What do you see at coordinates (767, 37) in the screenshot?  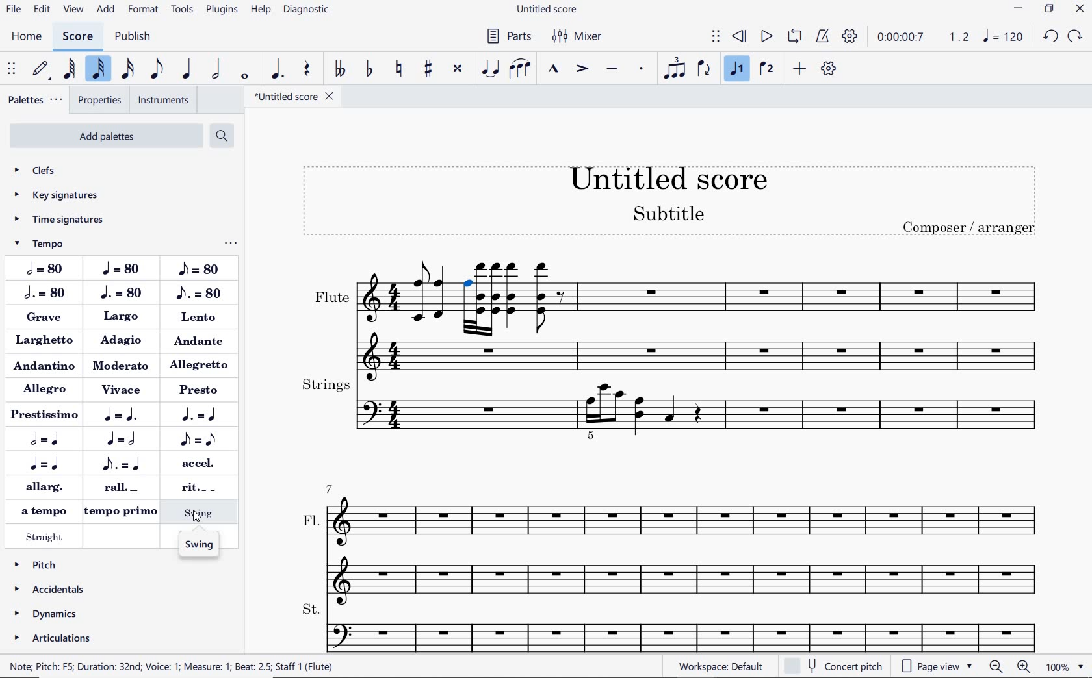 I see `PLAY` at bounding box center [767, 37].